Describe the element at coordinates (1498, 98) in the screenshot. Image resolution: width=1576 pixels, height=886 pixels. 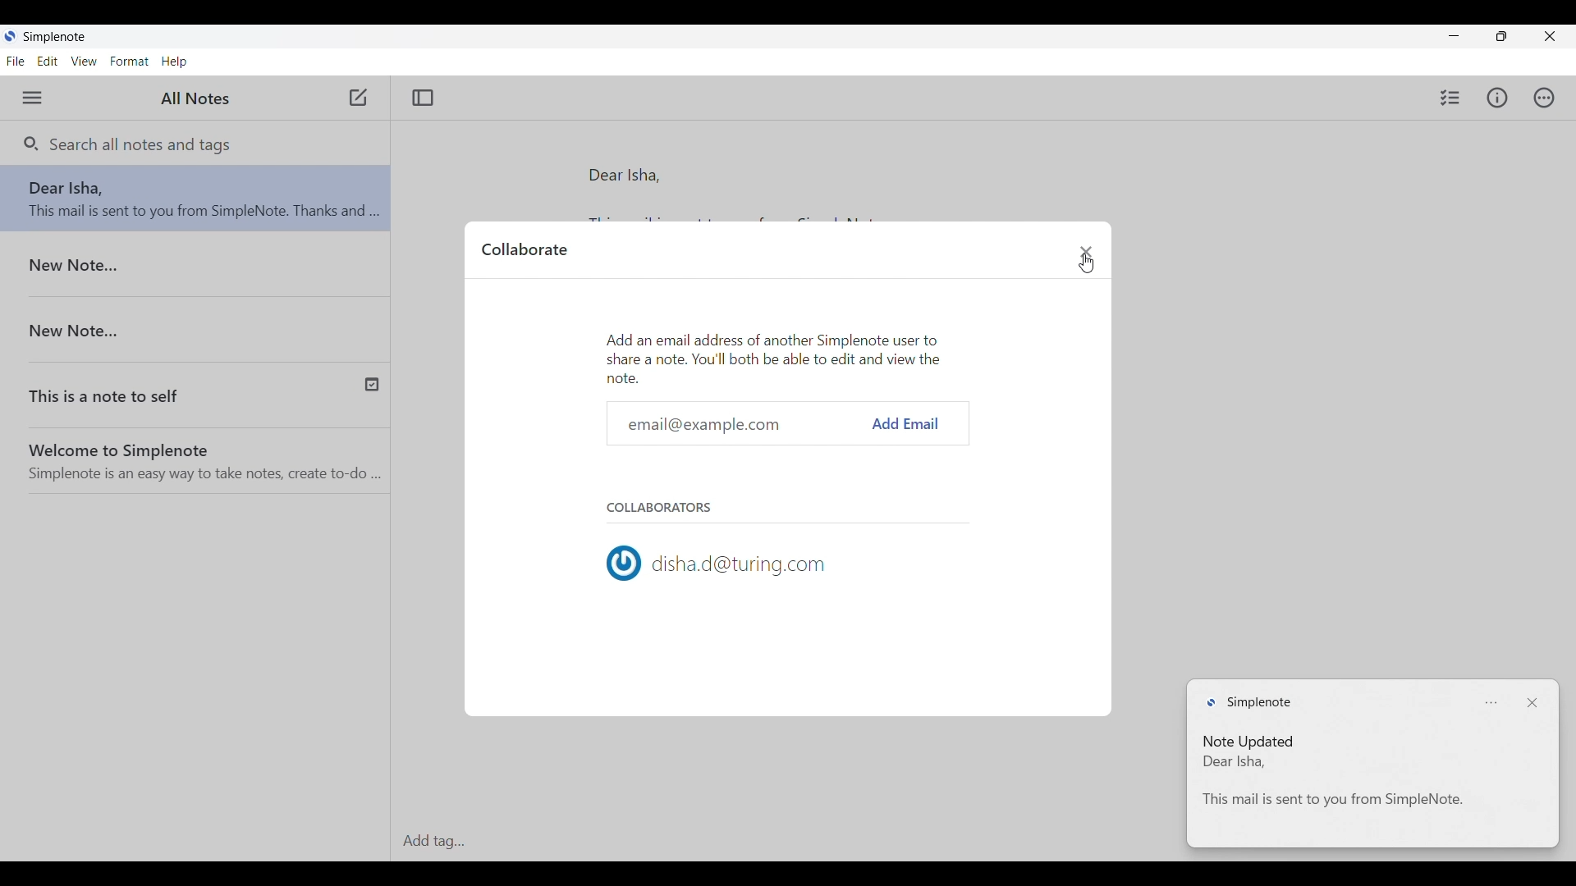
I see `Info` at that location.